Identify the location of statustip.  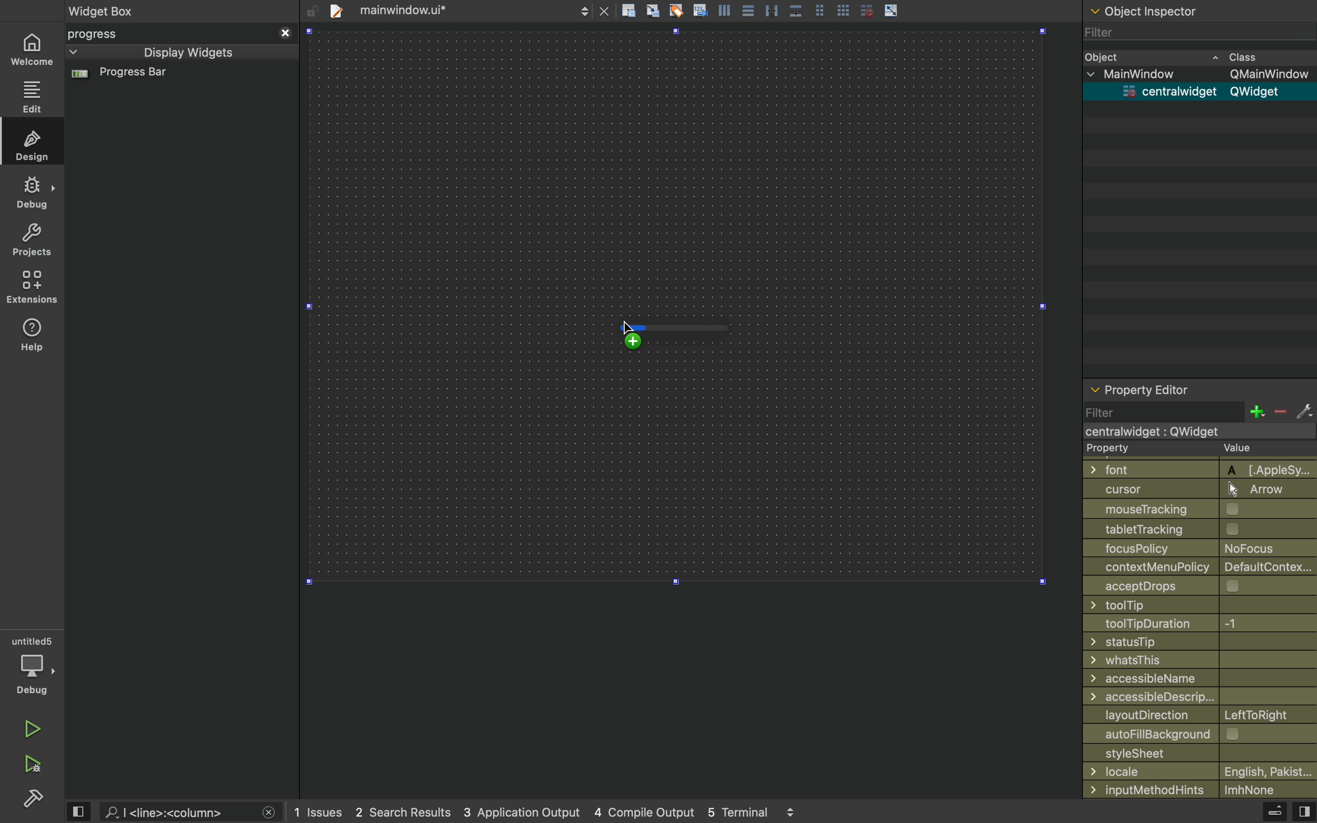
(1196, 641).